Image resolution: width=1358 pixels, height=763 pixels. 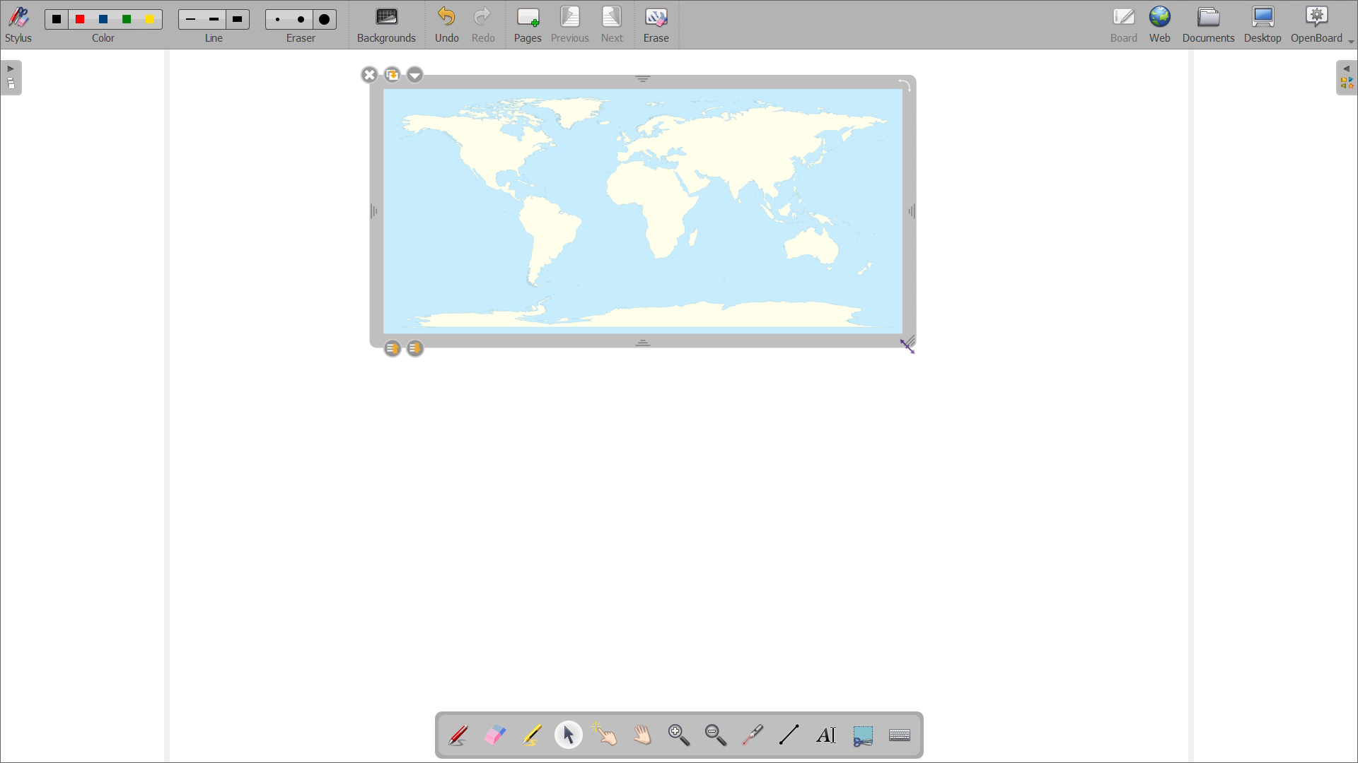 What do you see at coordinates (613, 24) in the screenshot?
I see `next page` at bounding box center [613, 24].